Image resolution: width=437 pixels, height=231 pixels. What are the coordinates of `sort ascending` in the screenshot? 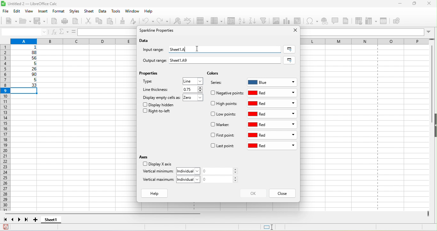 It's located at (242, 20).